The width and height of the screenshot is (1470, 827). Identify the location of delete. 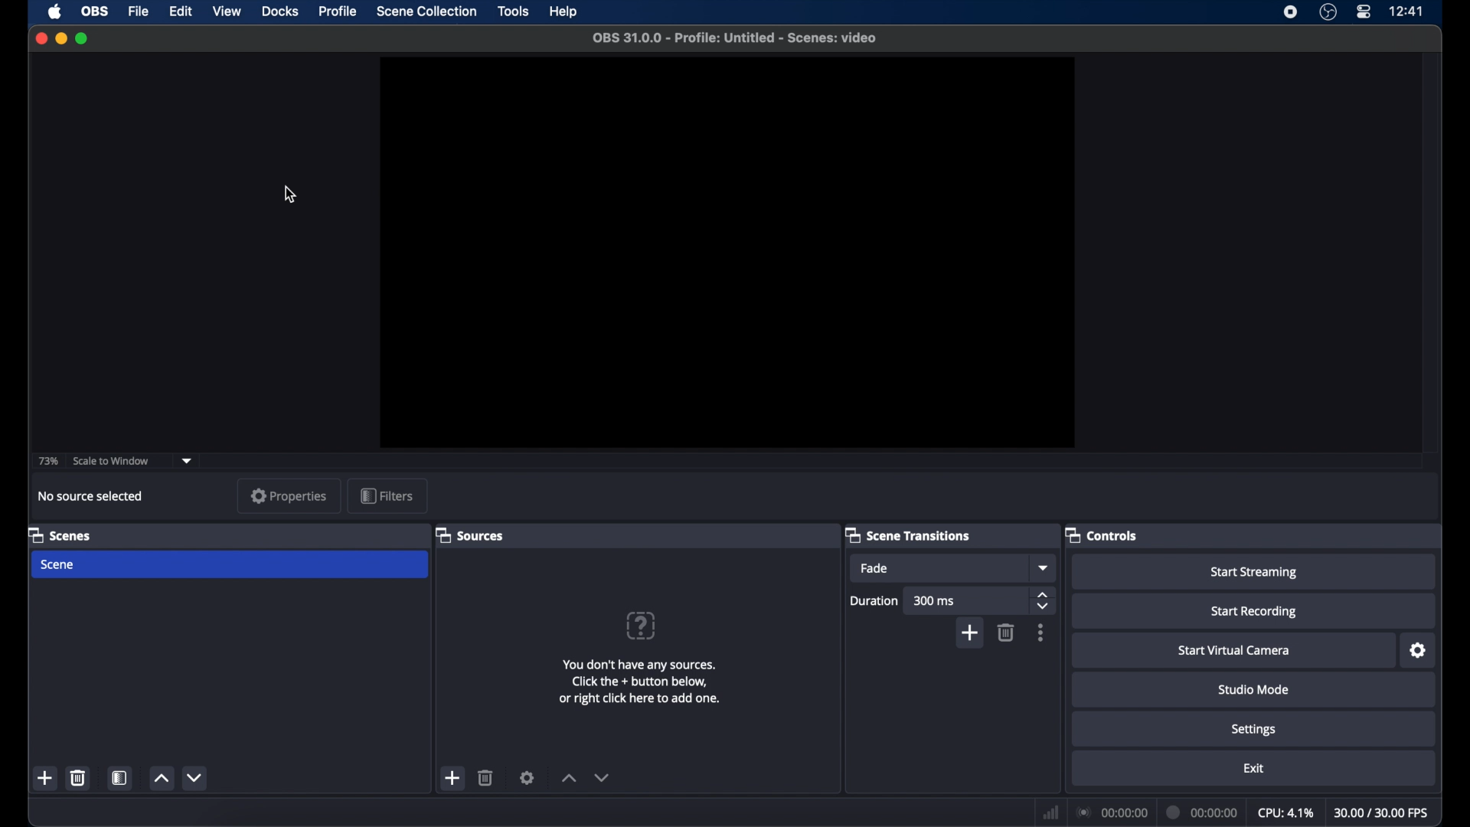
(1009, 633).